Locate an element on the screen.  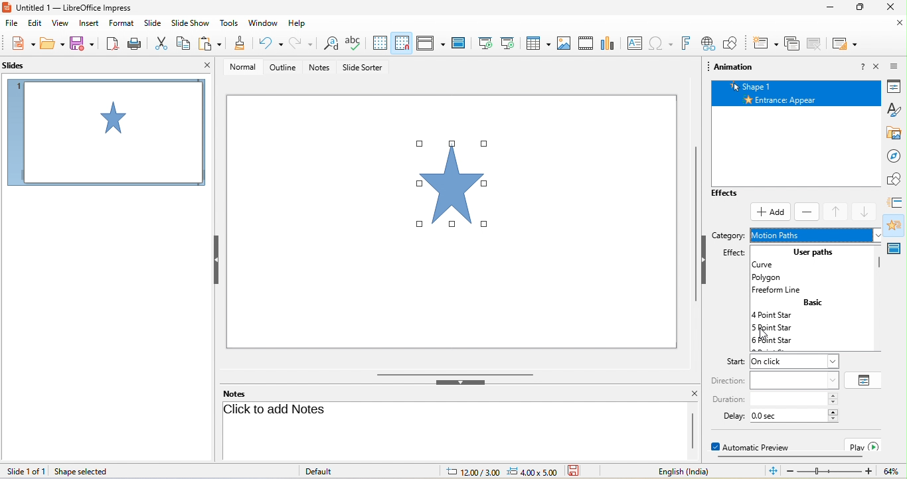
snap to grid is located at coordinates (402, 41).